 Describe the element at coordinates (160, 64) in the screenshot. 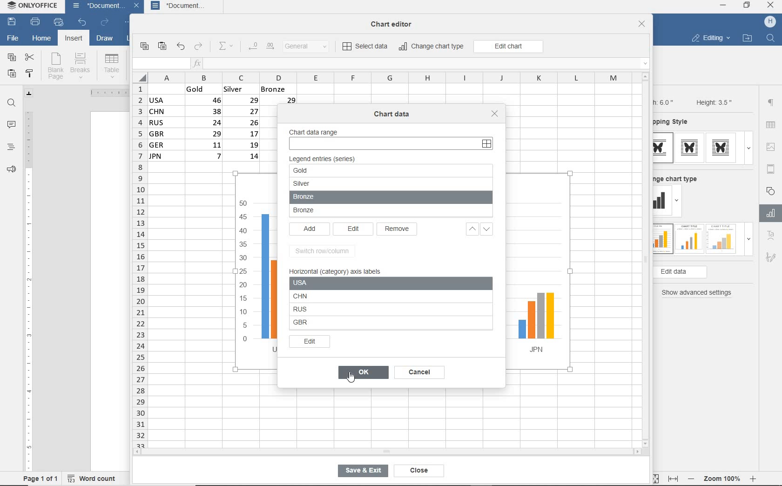

I see `input field` at that location.